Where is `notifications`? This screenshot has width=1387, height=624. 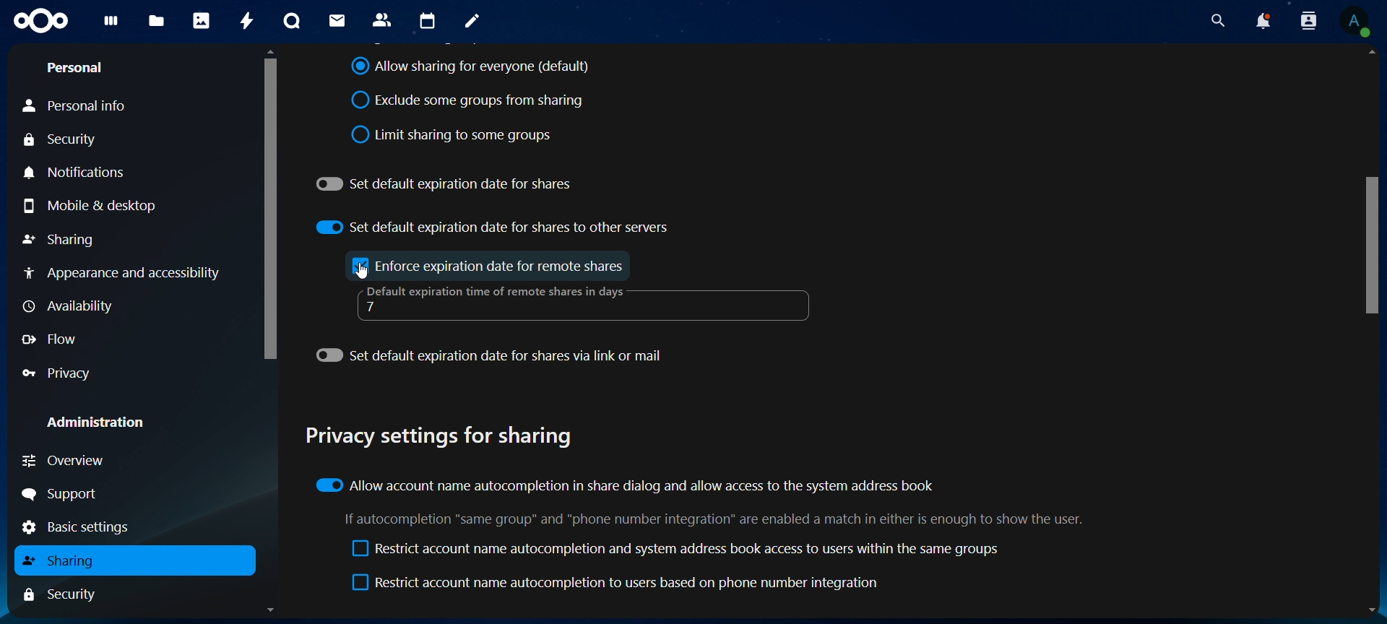
notifications is located at coordinates (1262, 22).